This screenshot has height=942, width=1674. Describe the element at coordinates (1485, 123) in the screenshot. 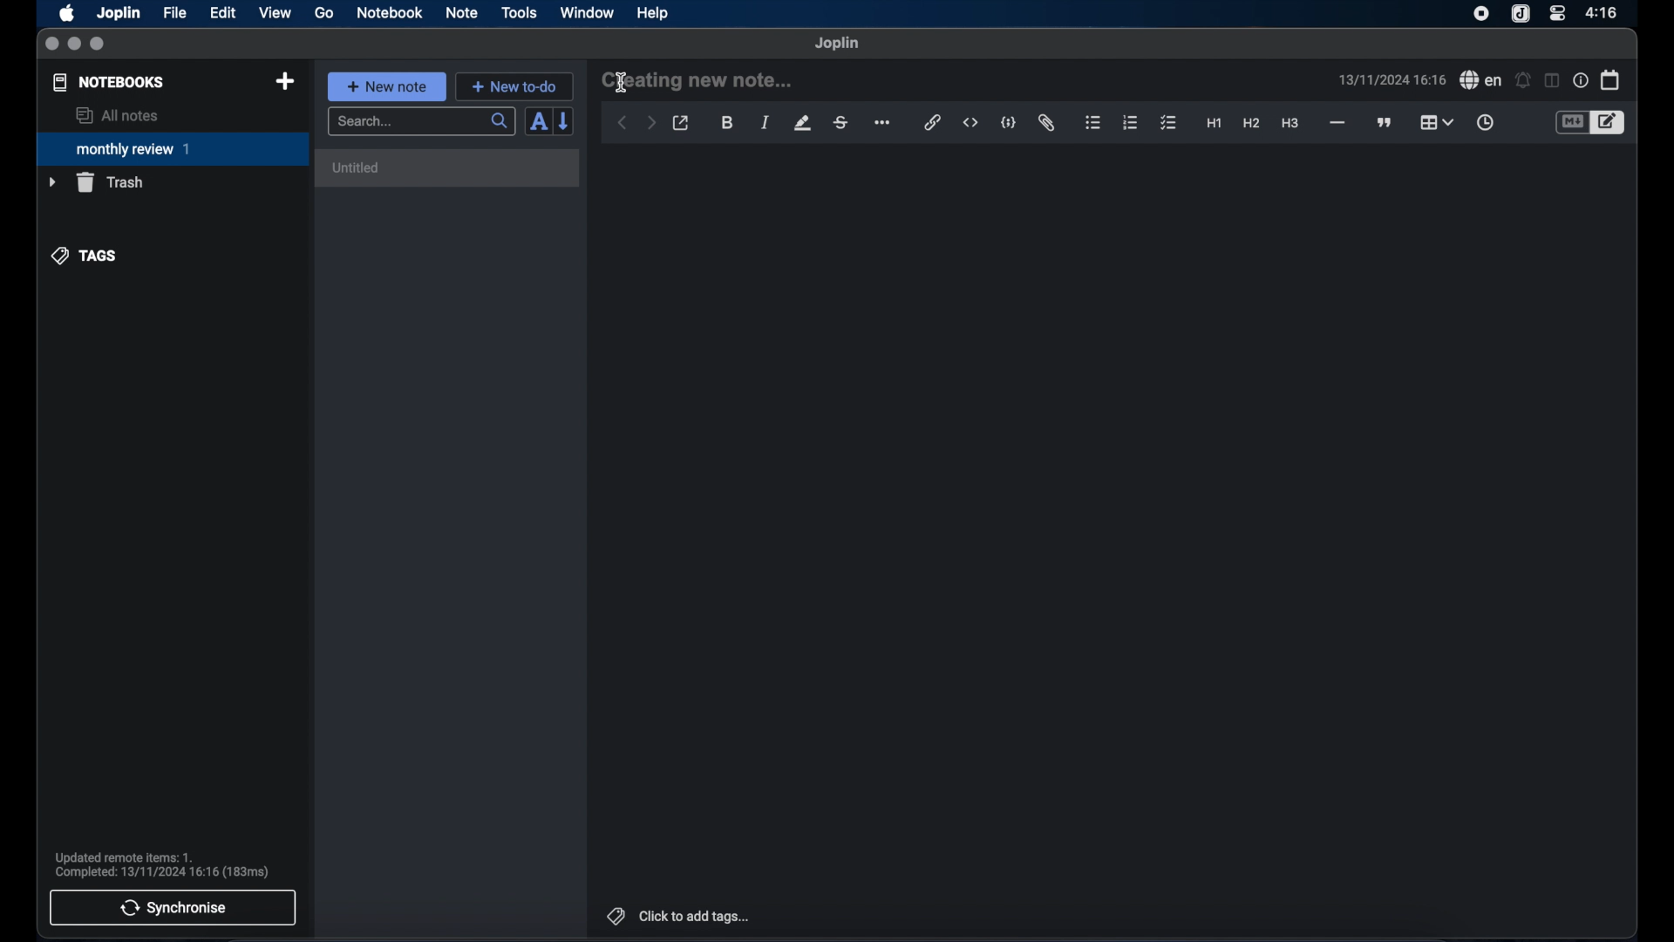

I see `insert time` at that location.